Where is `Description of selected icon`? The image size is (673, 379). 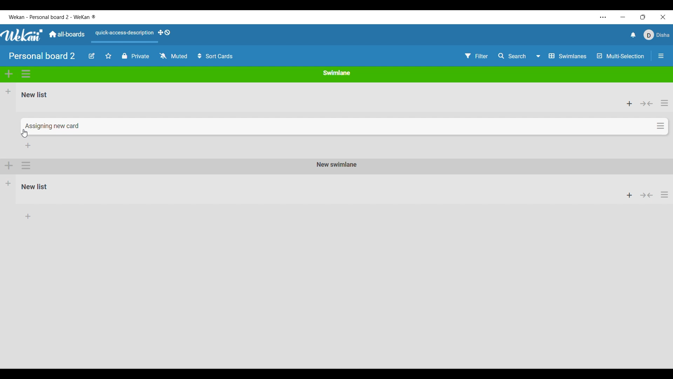
Description of selected icon is located at coordinates (33, 84).